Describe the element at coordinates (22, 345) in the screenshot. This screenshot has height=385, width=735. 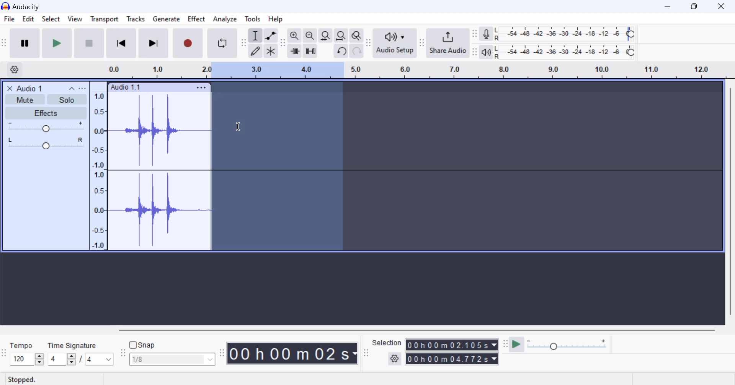
I see `Tempo ` at that location.